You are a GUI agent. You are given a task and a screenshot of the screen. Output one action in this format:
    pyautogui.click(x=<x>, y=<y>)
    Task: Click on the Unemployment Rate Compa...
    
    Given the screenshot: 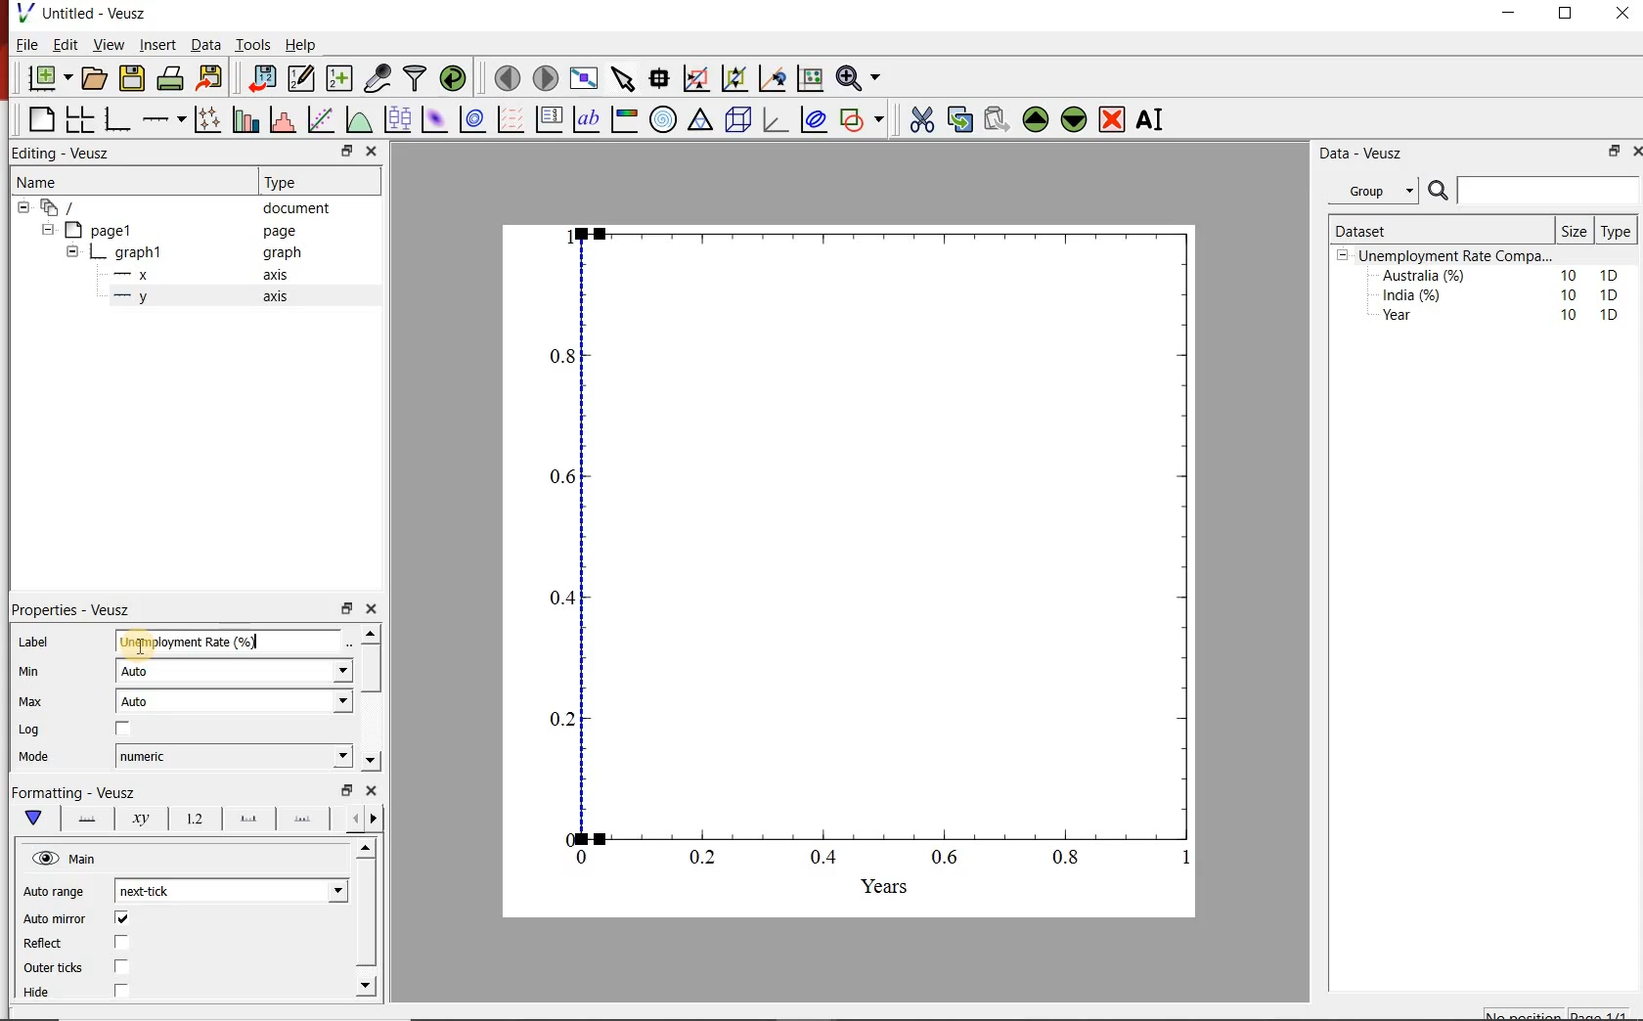 What is the action you would take?
    pyautogui.click(x=1457, y=256)
    